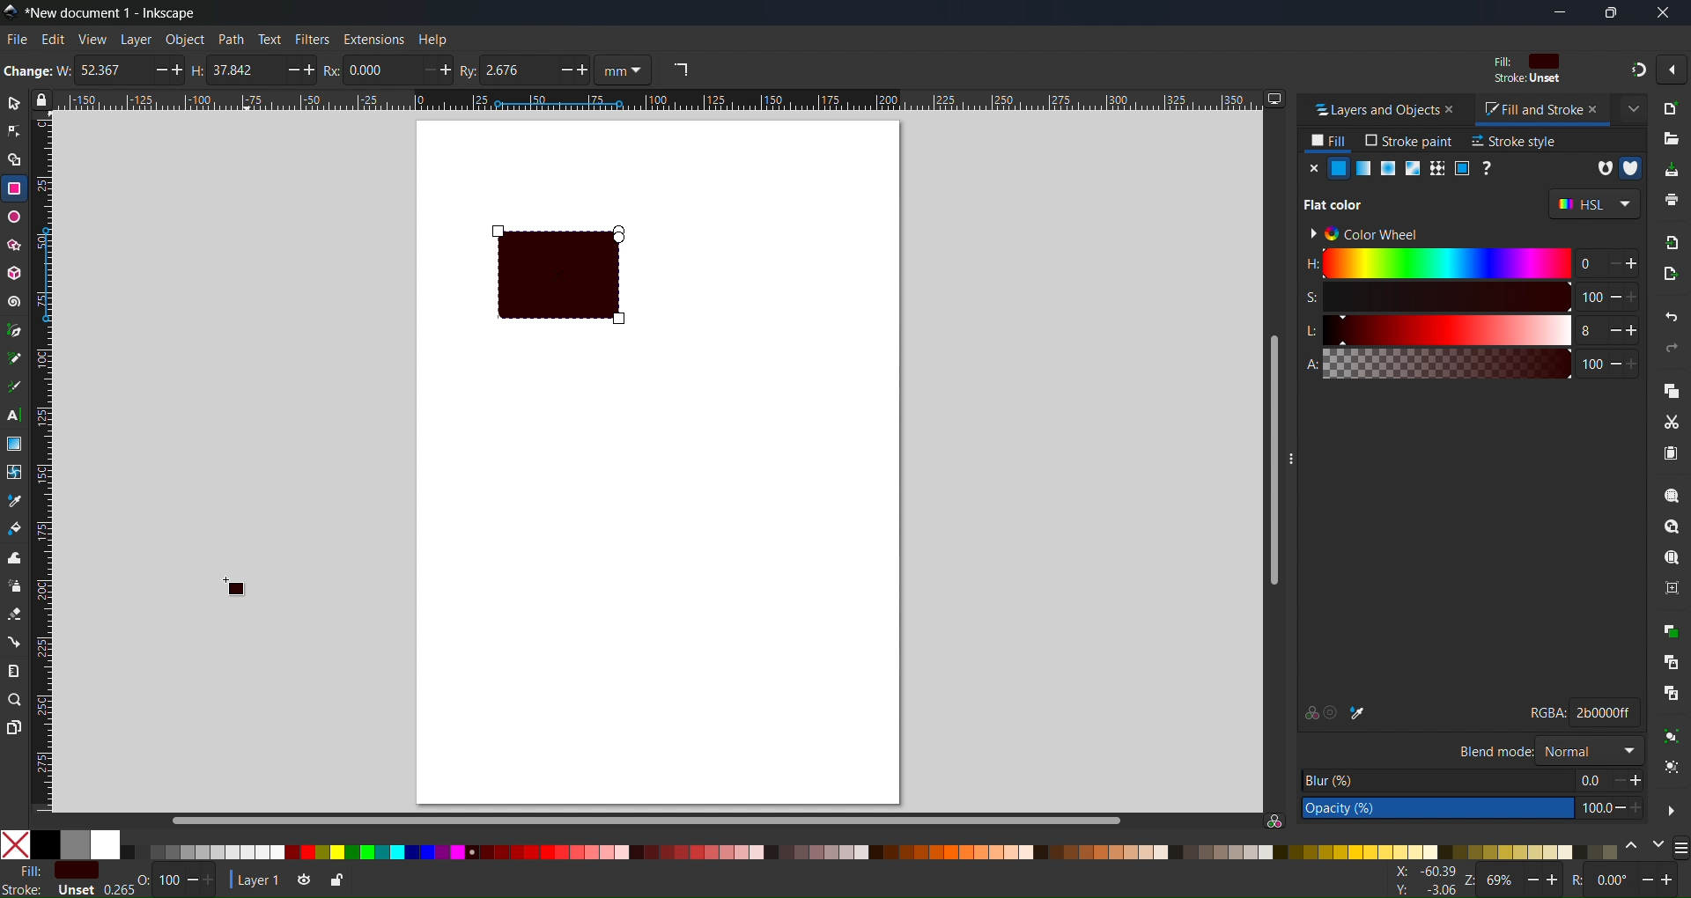  What do you see at coordinates (1594, 108) in the screenshot?
I see `close` at bounding box center [1594, 108].